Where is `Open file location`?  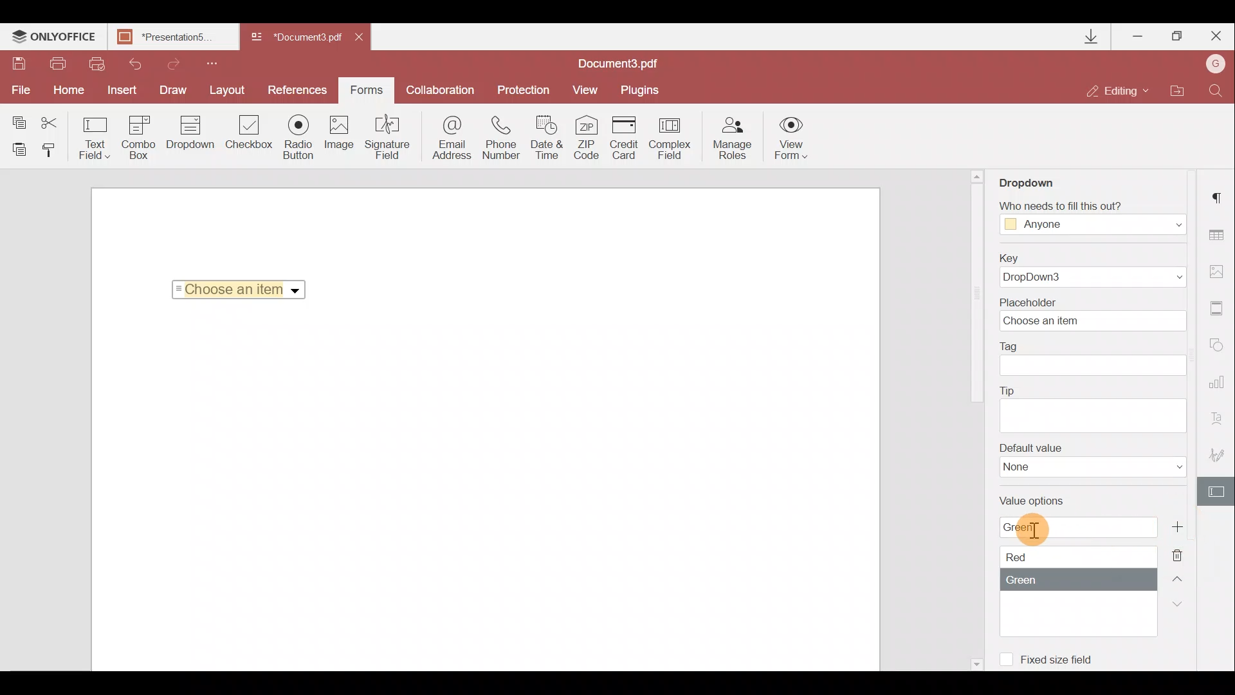 Open file location is located at coordinates (1178, 90).